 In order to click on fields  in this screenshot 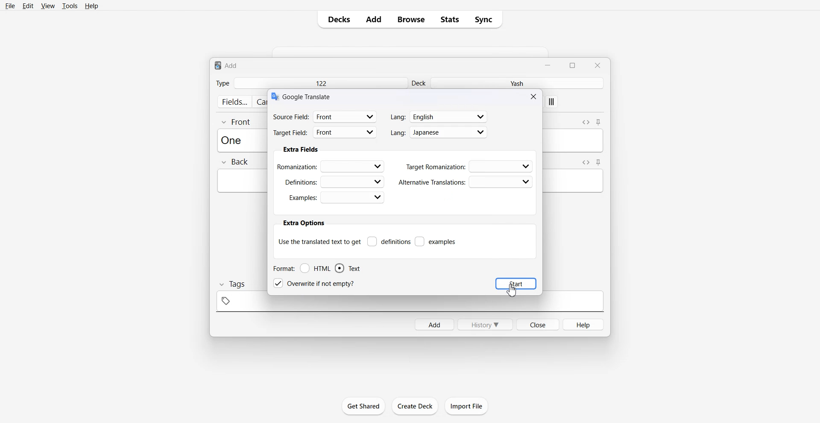, I will do `click(234, 102)`.